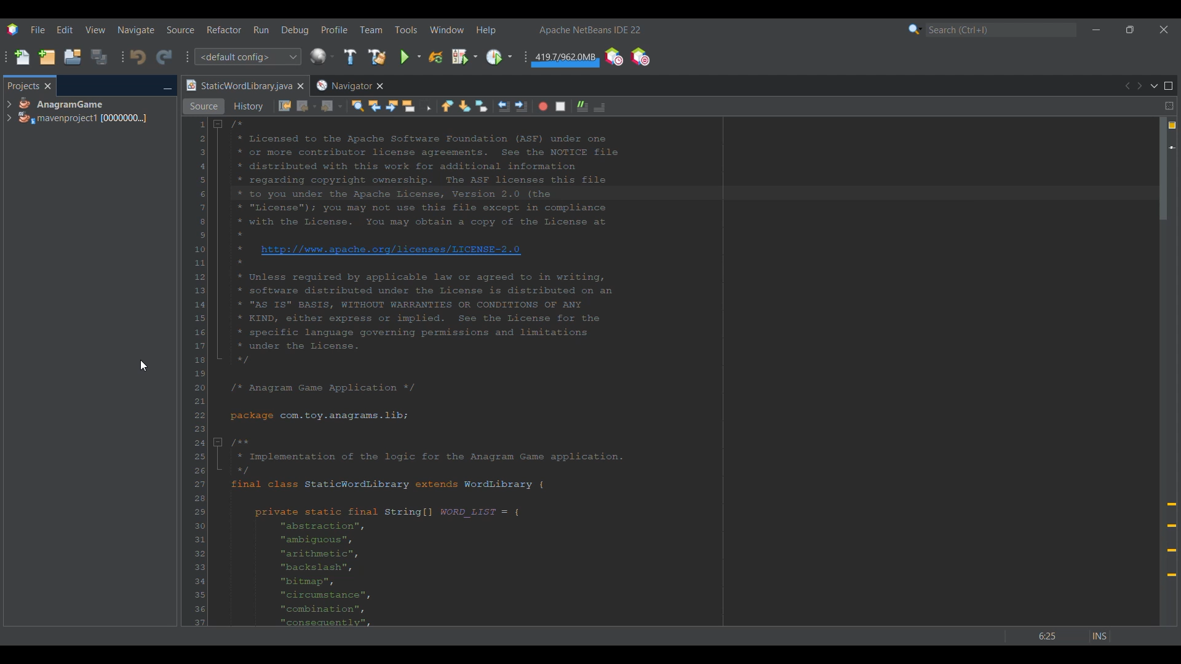 The image size is (1181, 664). I want to click on Close, so click(300, 86).